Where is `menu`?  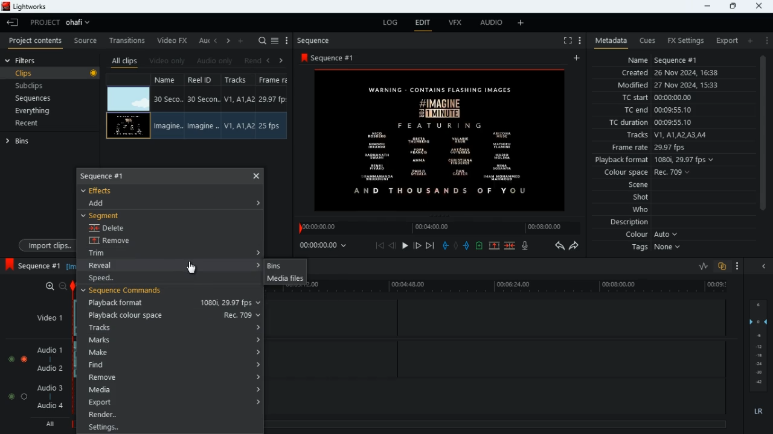
menu is located at coordinates (276, 39).